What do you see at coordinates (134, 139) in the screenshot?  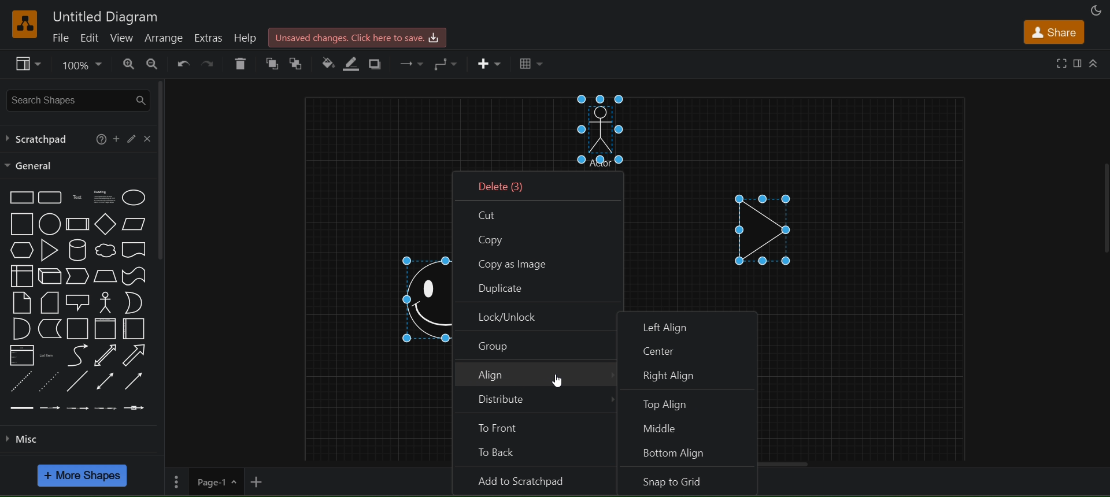 I see `edit` at bounding box center [134, 139].